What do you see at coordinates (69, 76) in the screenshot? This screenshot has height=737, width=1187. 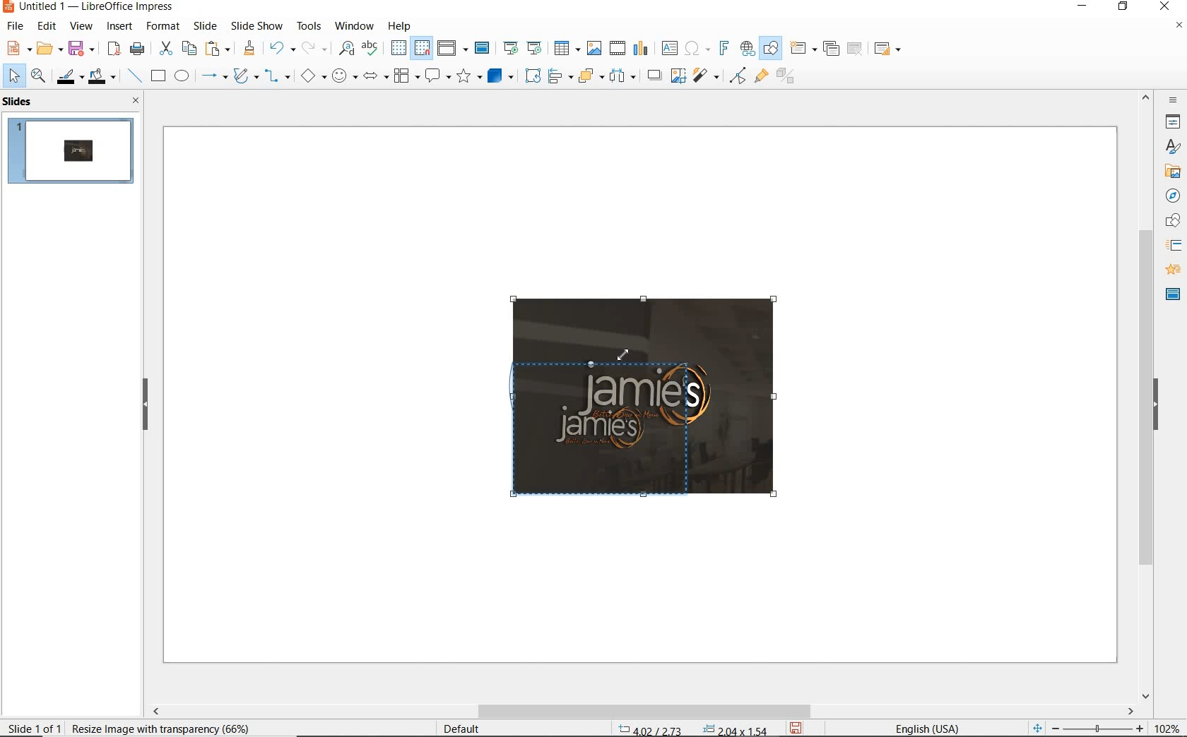 I see `line color` at bounding box center [69, 76].